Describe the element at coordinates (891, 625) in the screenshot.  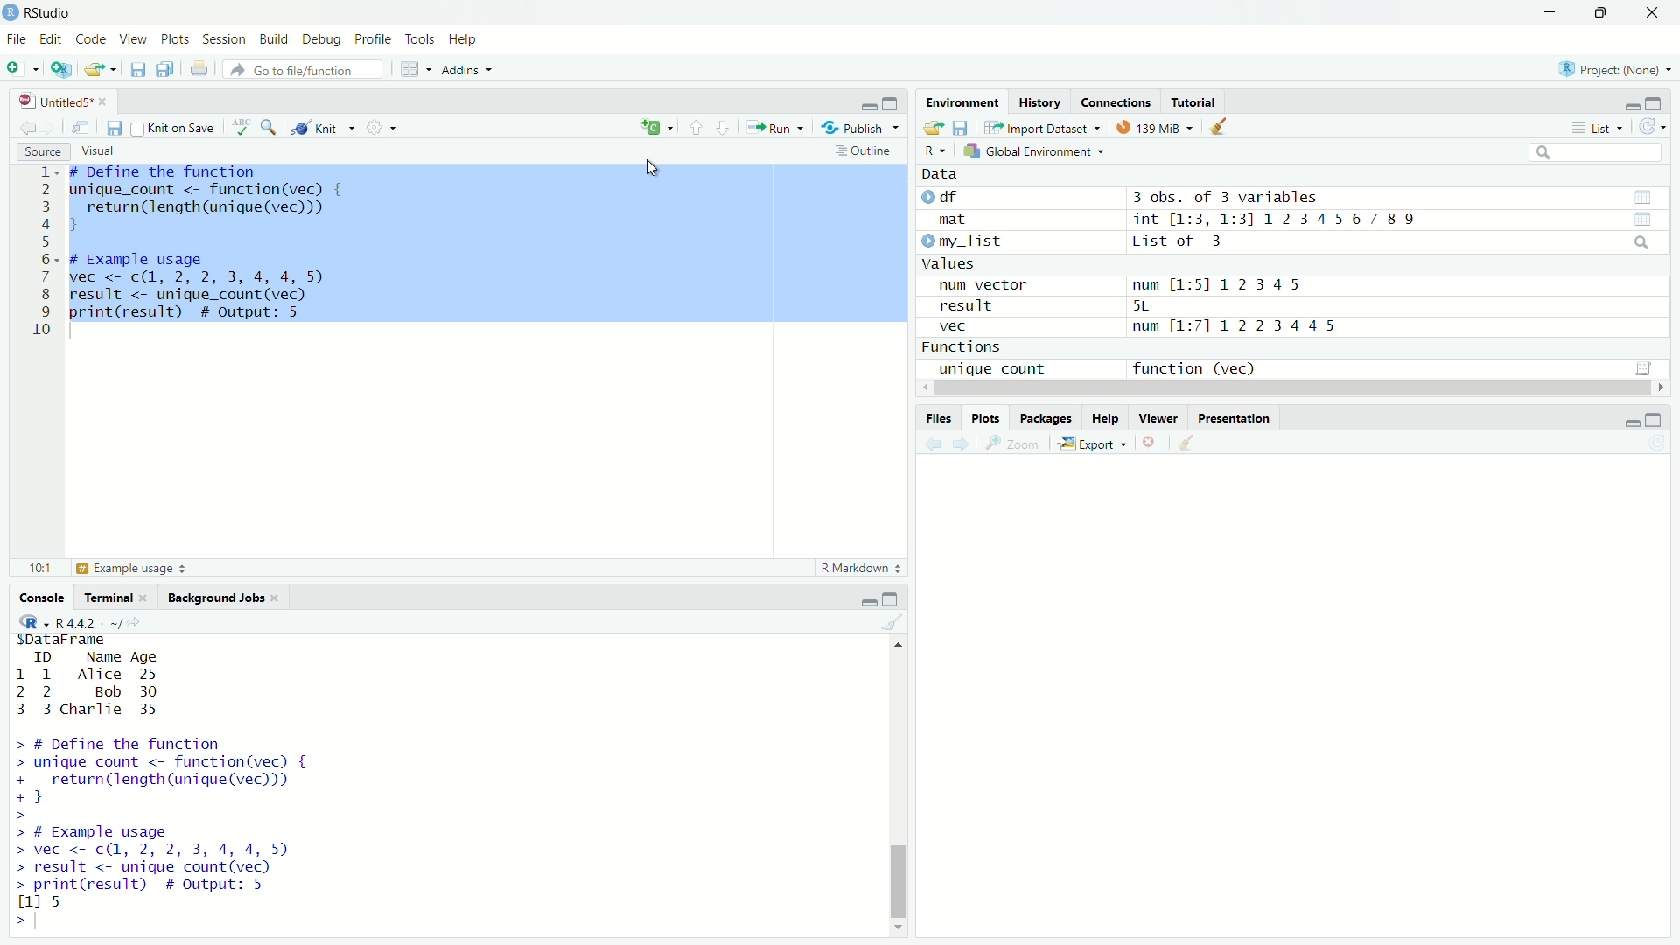
I see `clear console` at that location.